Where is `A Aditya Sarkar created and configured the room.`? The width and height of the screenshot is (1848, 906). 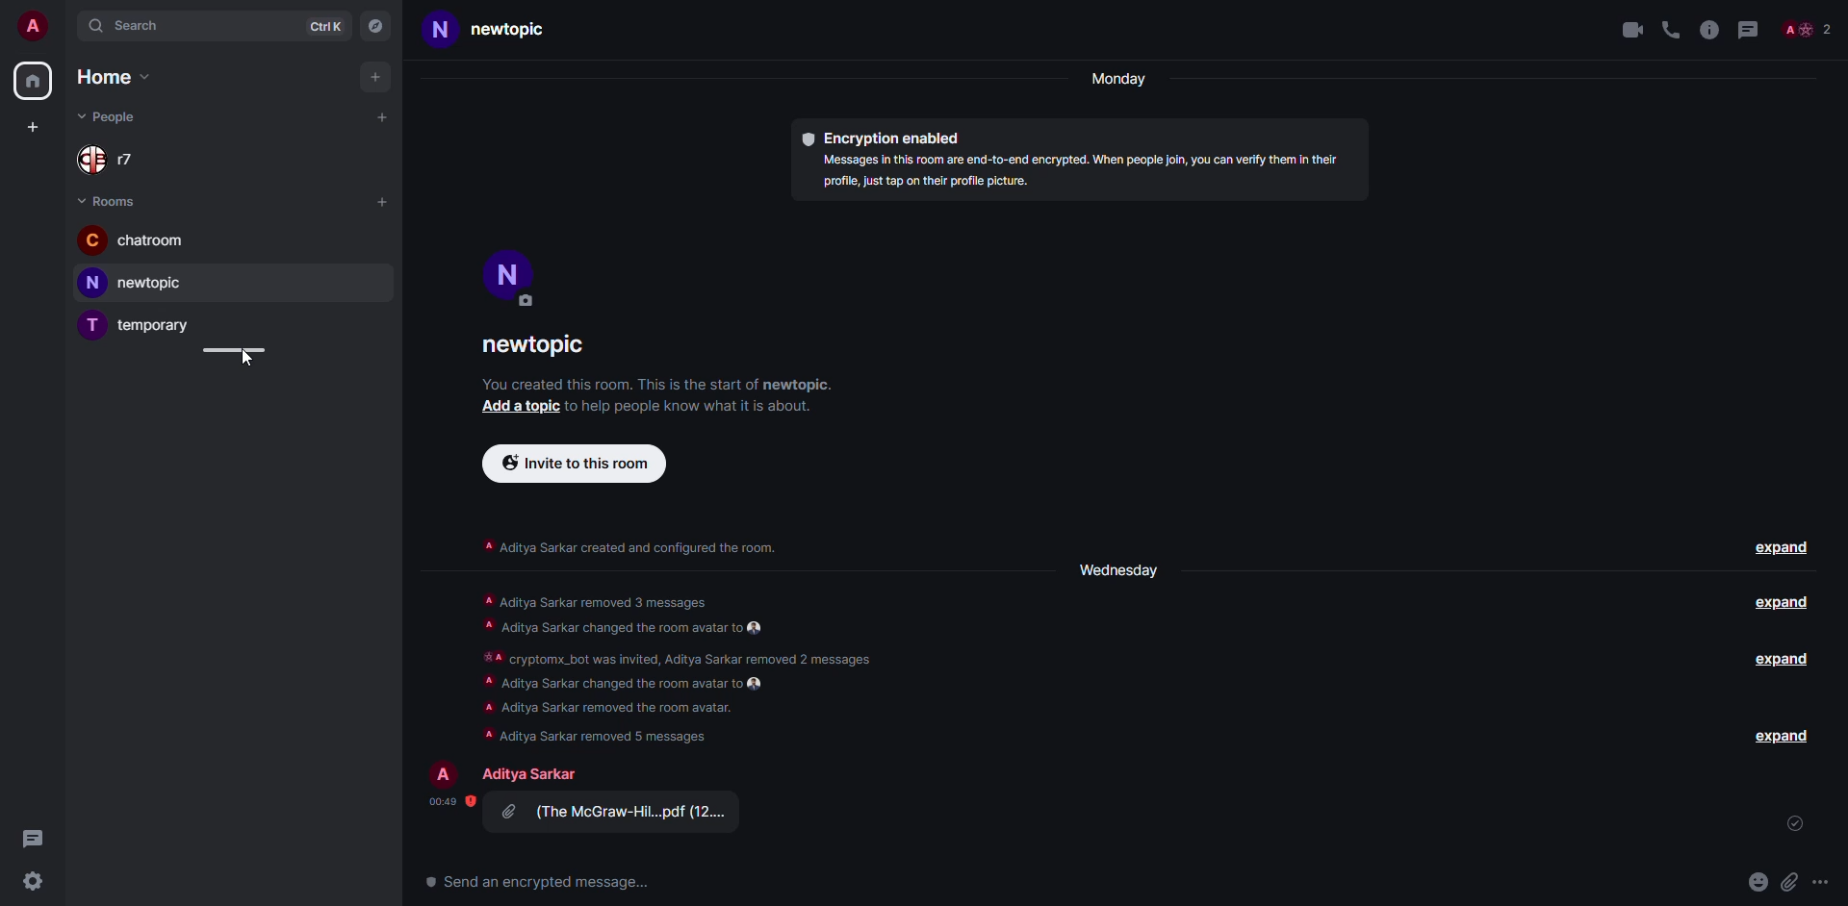
A Aditya Sarkar created and configured the room. is located at coordinates (628, 547).